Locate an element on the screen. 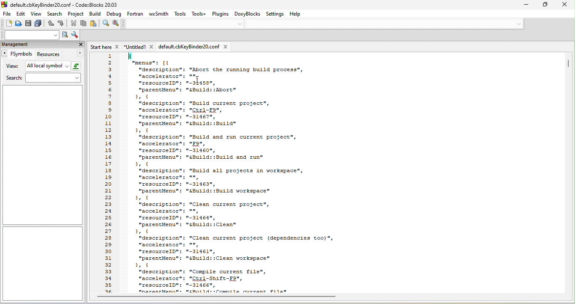 This screenshot has width=575, height=304. copy is located at coordinates (84, 24).